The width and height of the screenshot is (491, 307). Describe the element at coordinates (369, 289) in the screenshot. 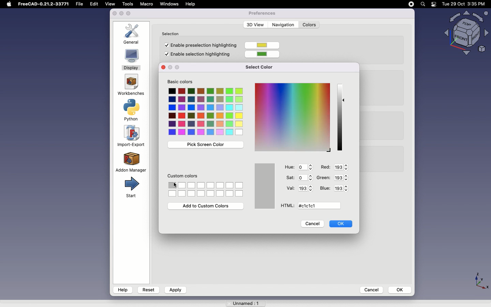

I see `Cancel` at that location.